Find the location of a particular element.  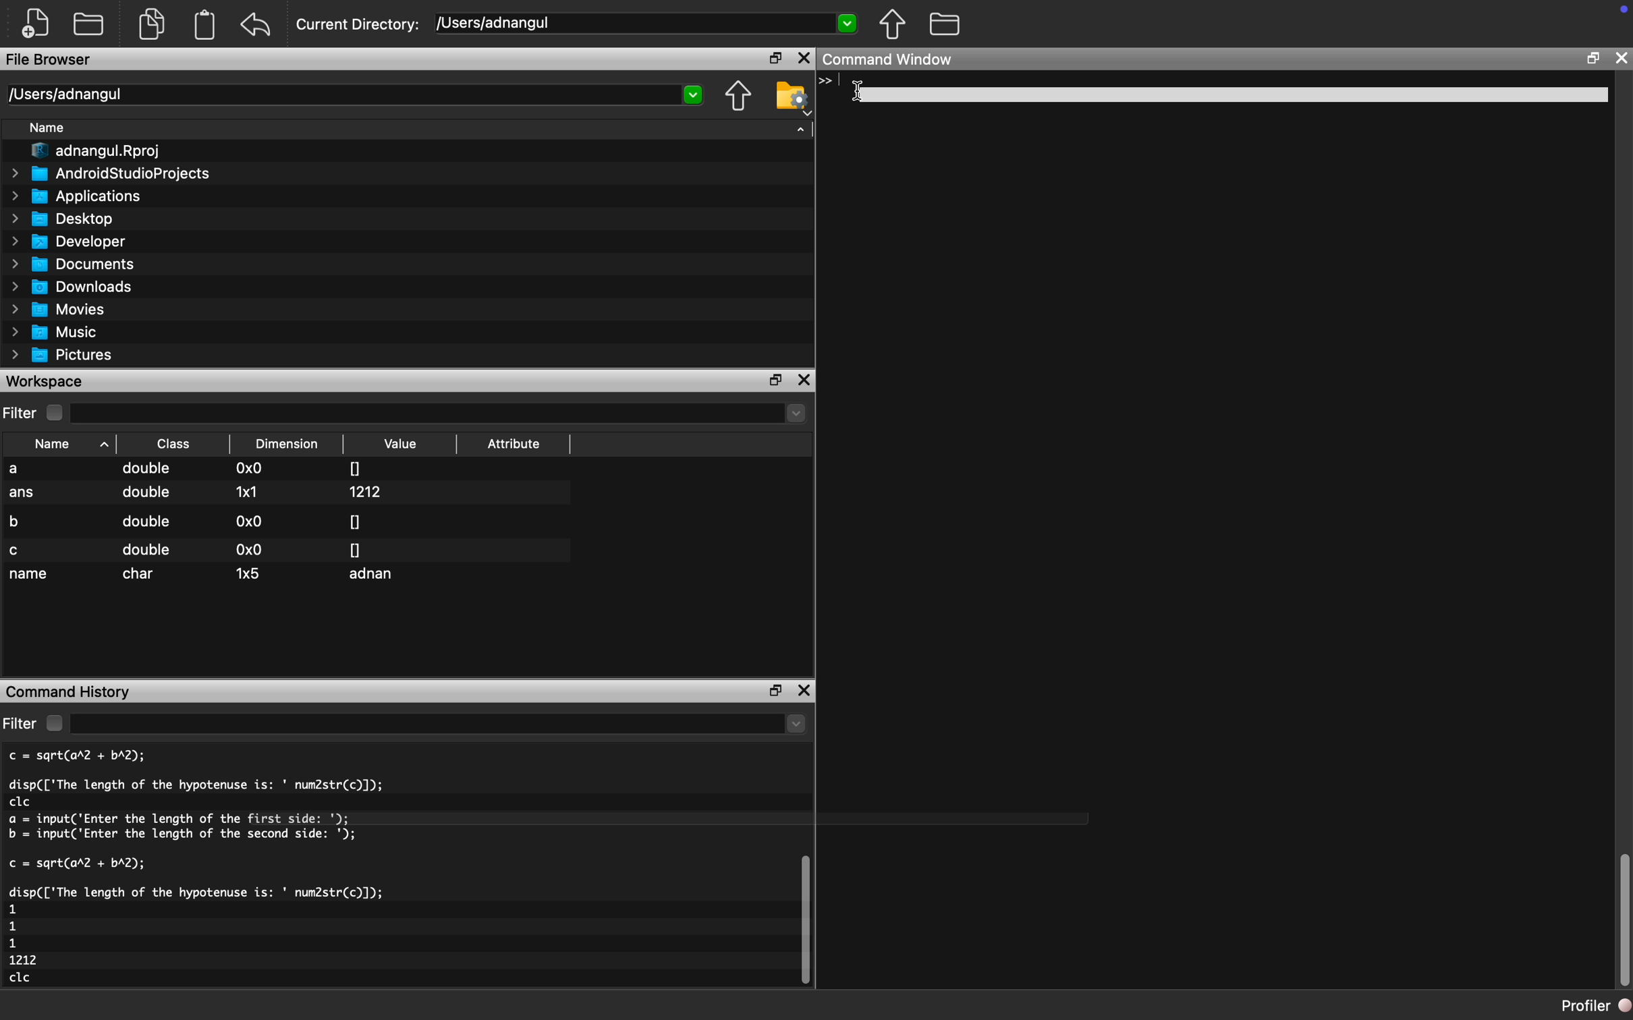

double is located at coordinates (144, 497).